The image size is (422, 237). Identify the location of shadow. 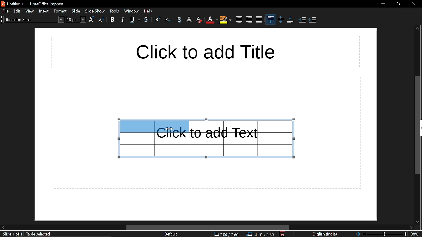
(179, 20).